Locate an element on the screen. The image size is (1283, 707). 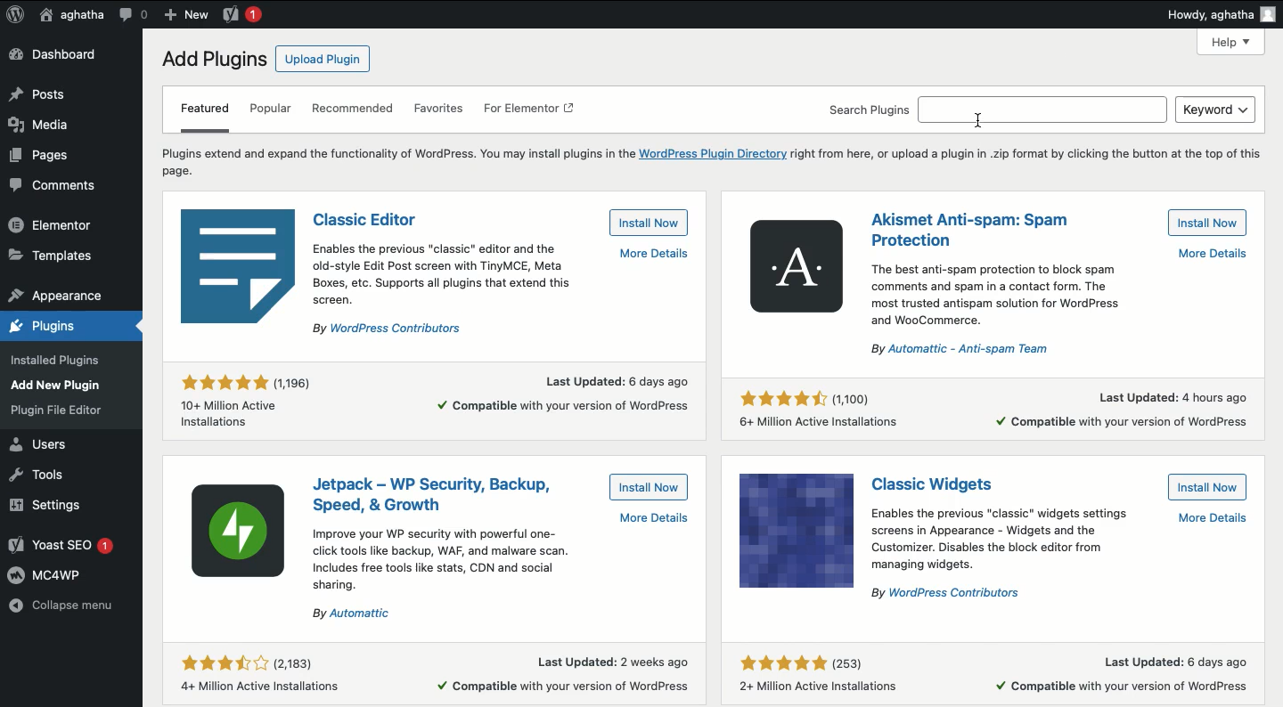
Elementor is located at coordinates (54, 224).